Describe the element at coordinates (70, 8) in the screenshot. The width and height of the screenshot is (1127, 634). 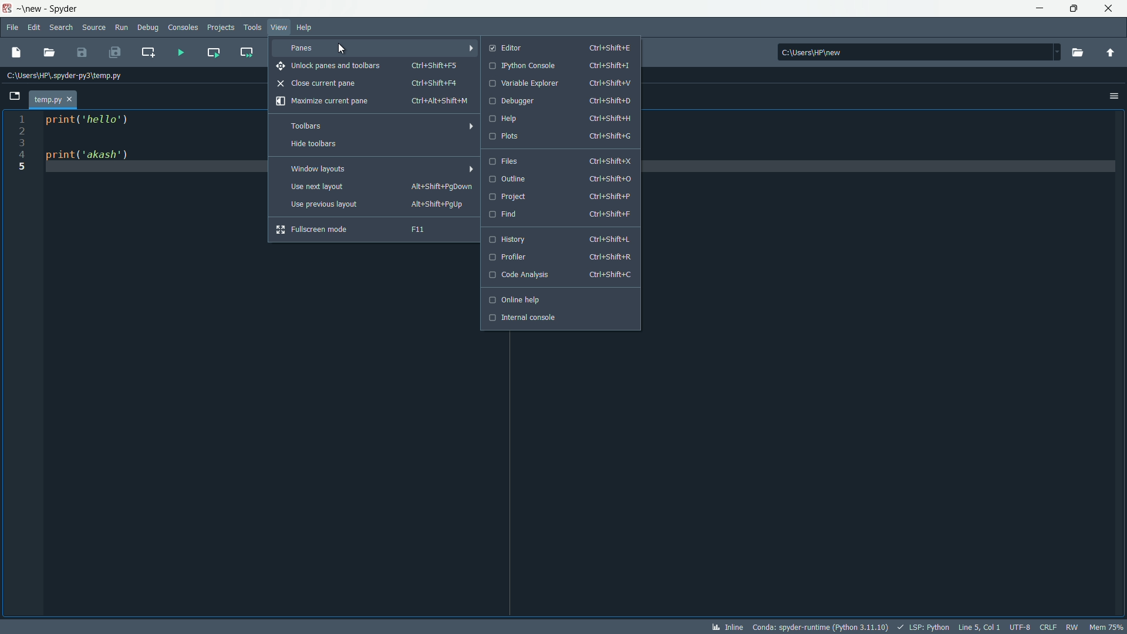
I see `app name` at that location.